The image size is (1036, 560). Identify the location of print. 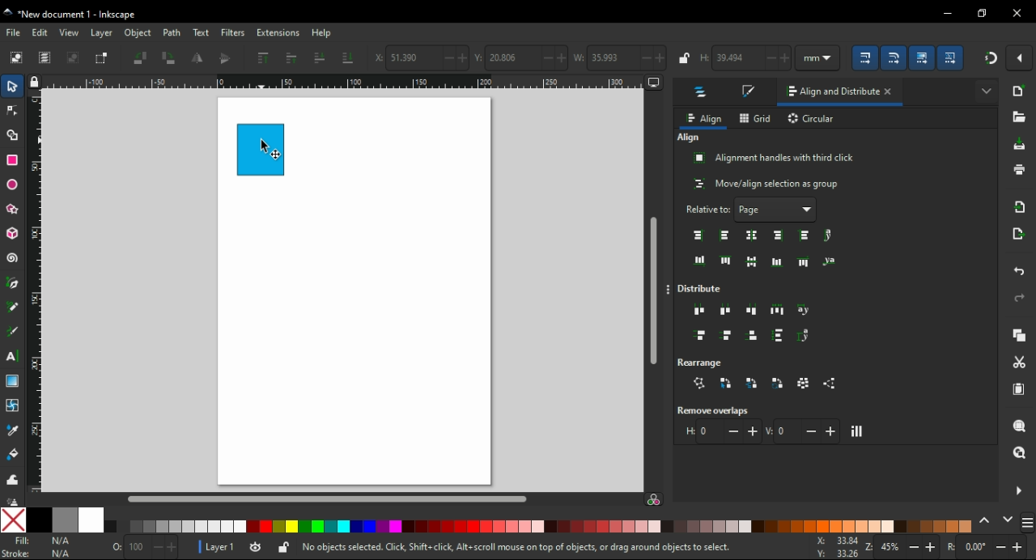
(1019, 170).